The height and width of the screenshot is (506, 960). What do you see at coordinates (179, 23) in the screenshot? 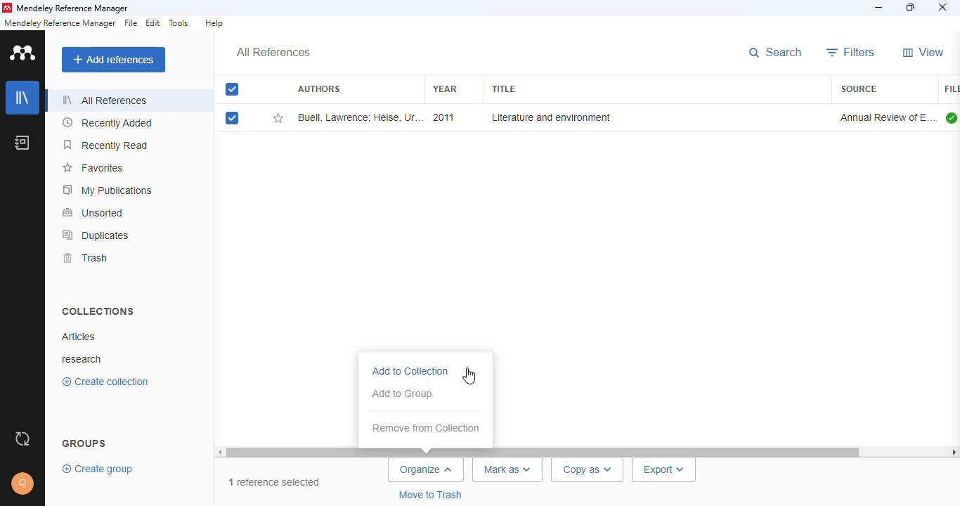
I see `tools` at bounding box center [179, 23].